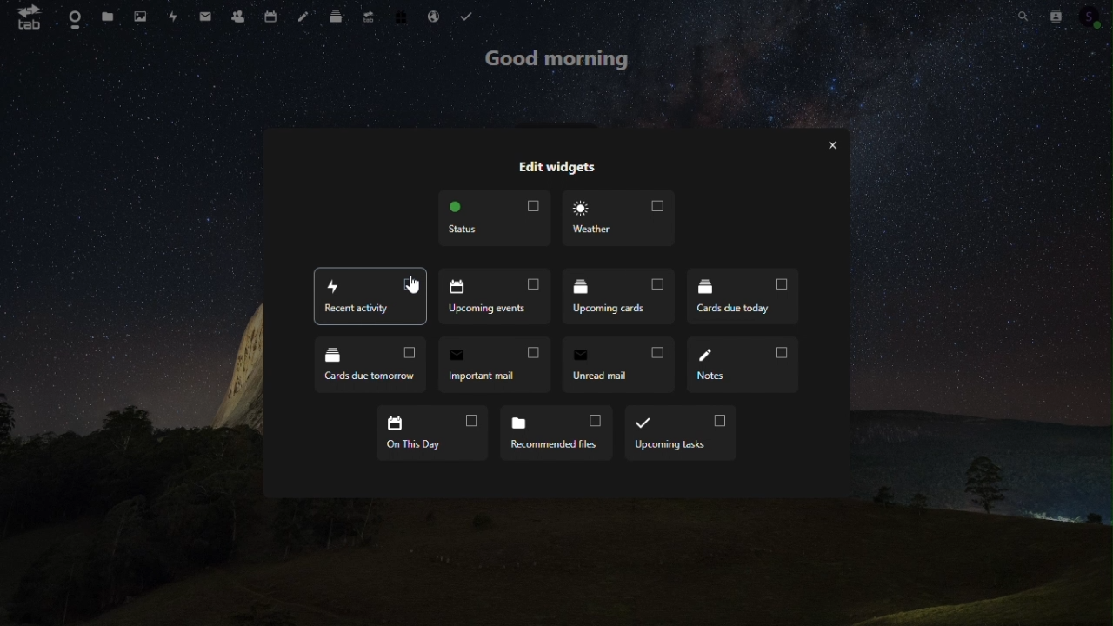  I want to click on Search, so click(1024, 17).